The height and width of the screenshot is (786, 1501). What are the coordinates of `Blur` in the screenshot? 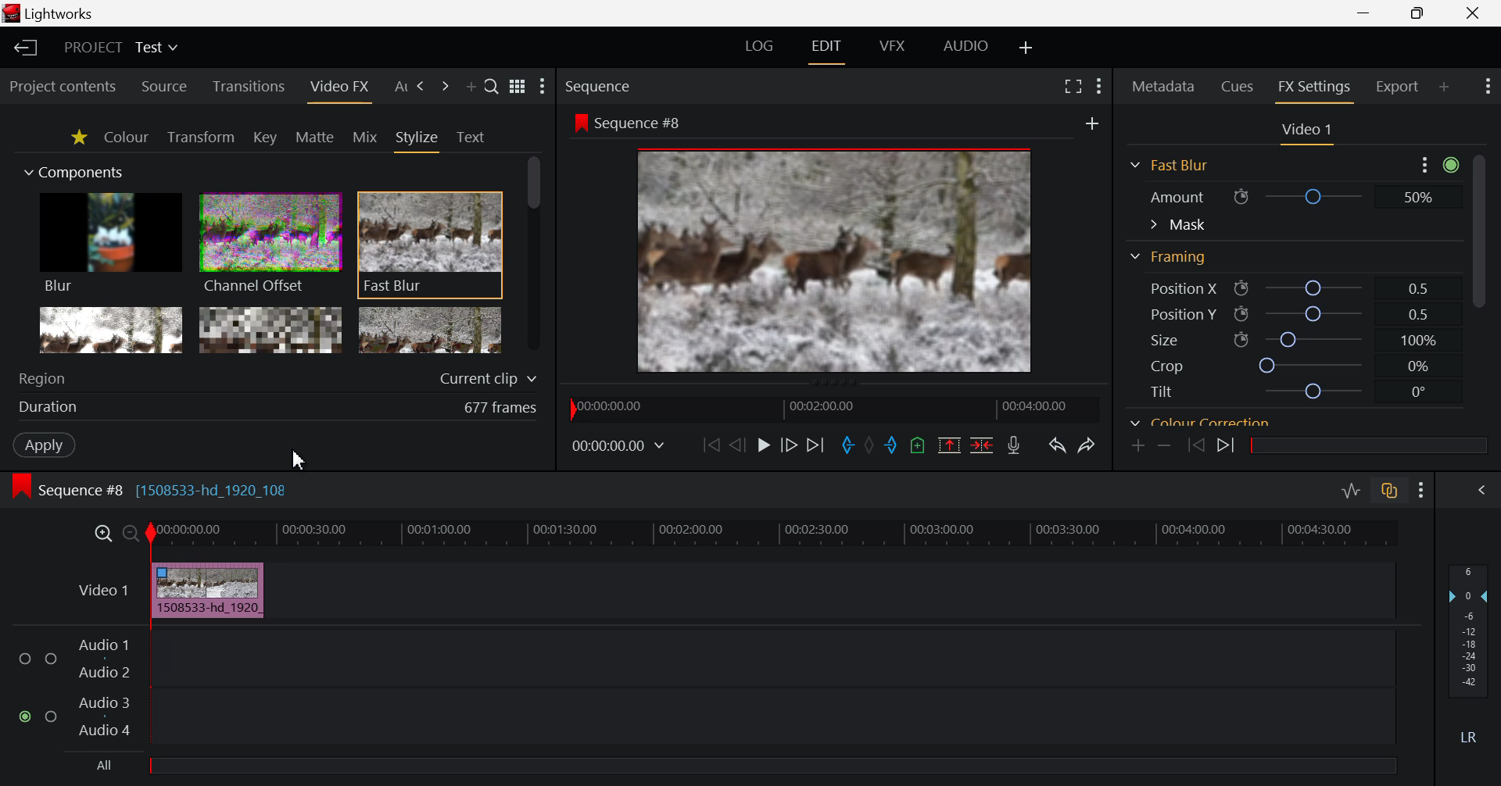 It's located at (112, 245).